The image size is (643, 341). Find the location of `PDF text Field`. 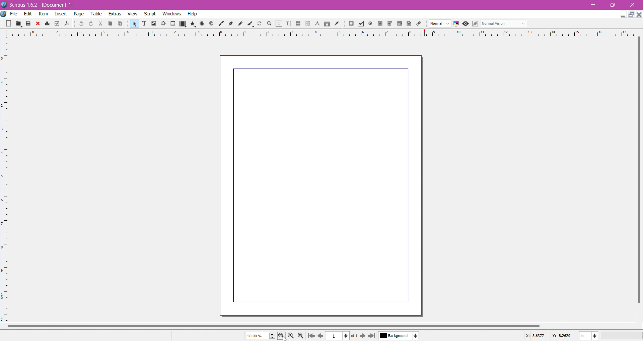

PDF text Field is located at coordinates (379, 24).